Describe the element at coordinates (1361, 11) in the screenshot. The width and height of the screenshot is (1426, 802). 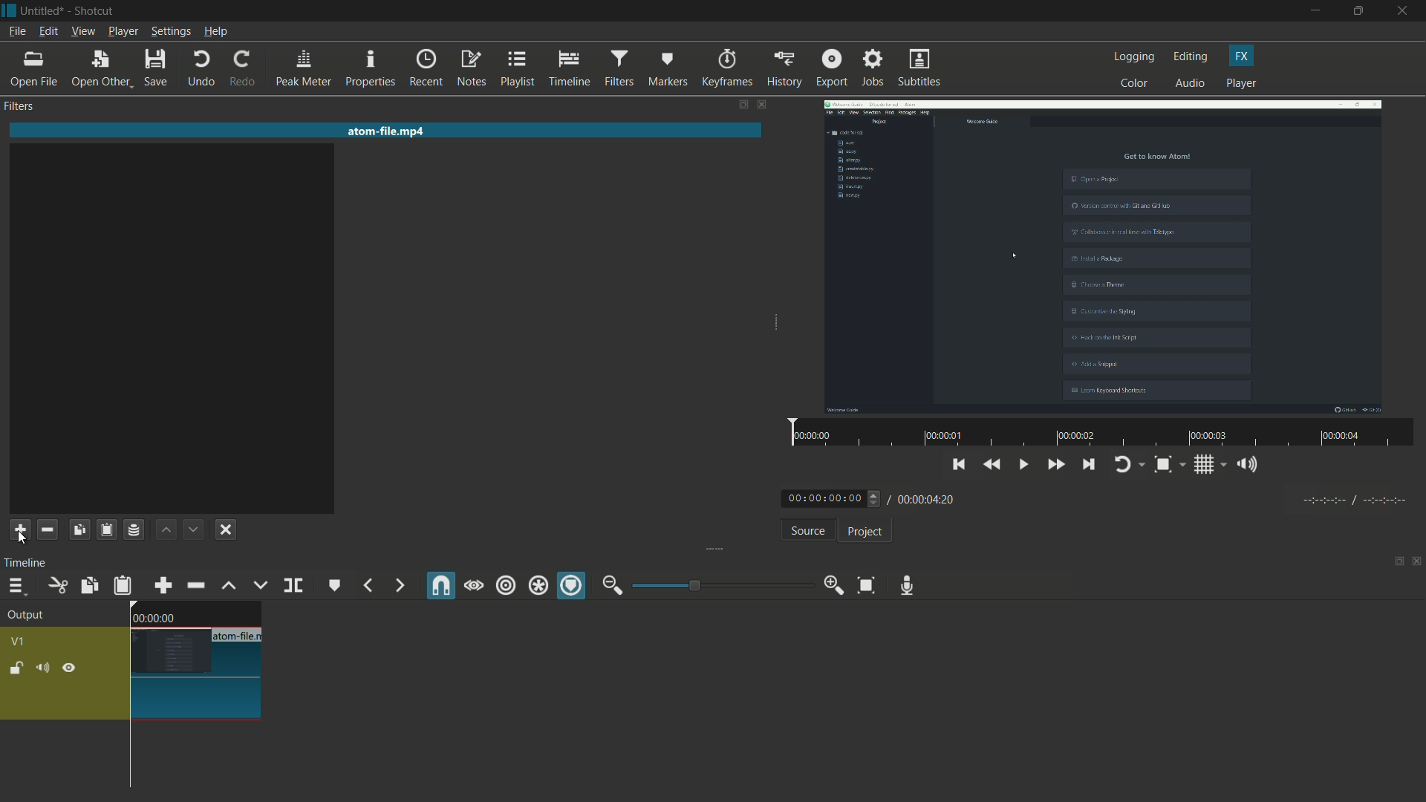
I see `maximize` at that location.